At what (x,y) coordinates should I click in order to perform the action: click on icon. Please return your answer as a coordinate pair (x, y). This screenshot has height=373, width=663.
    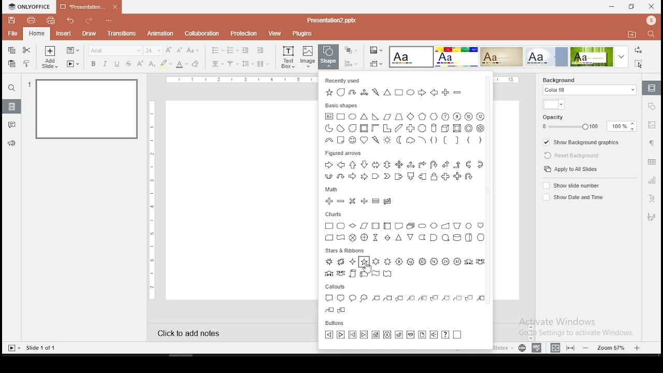
    Looking at the image, I should click on (30, 7).